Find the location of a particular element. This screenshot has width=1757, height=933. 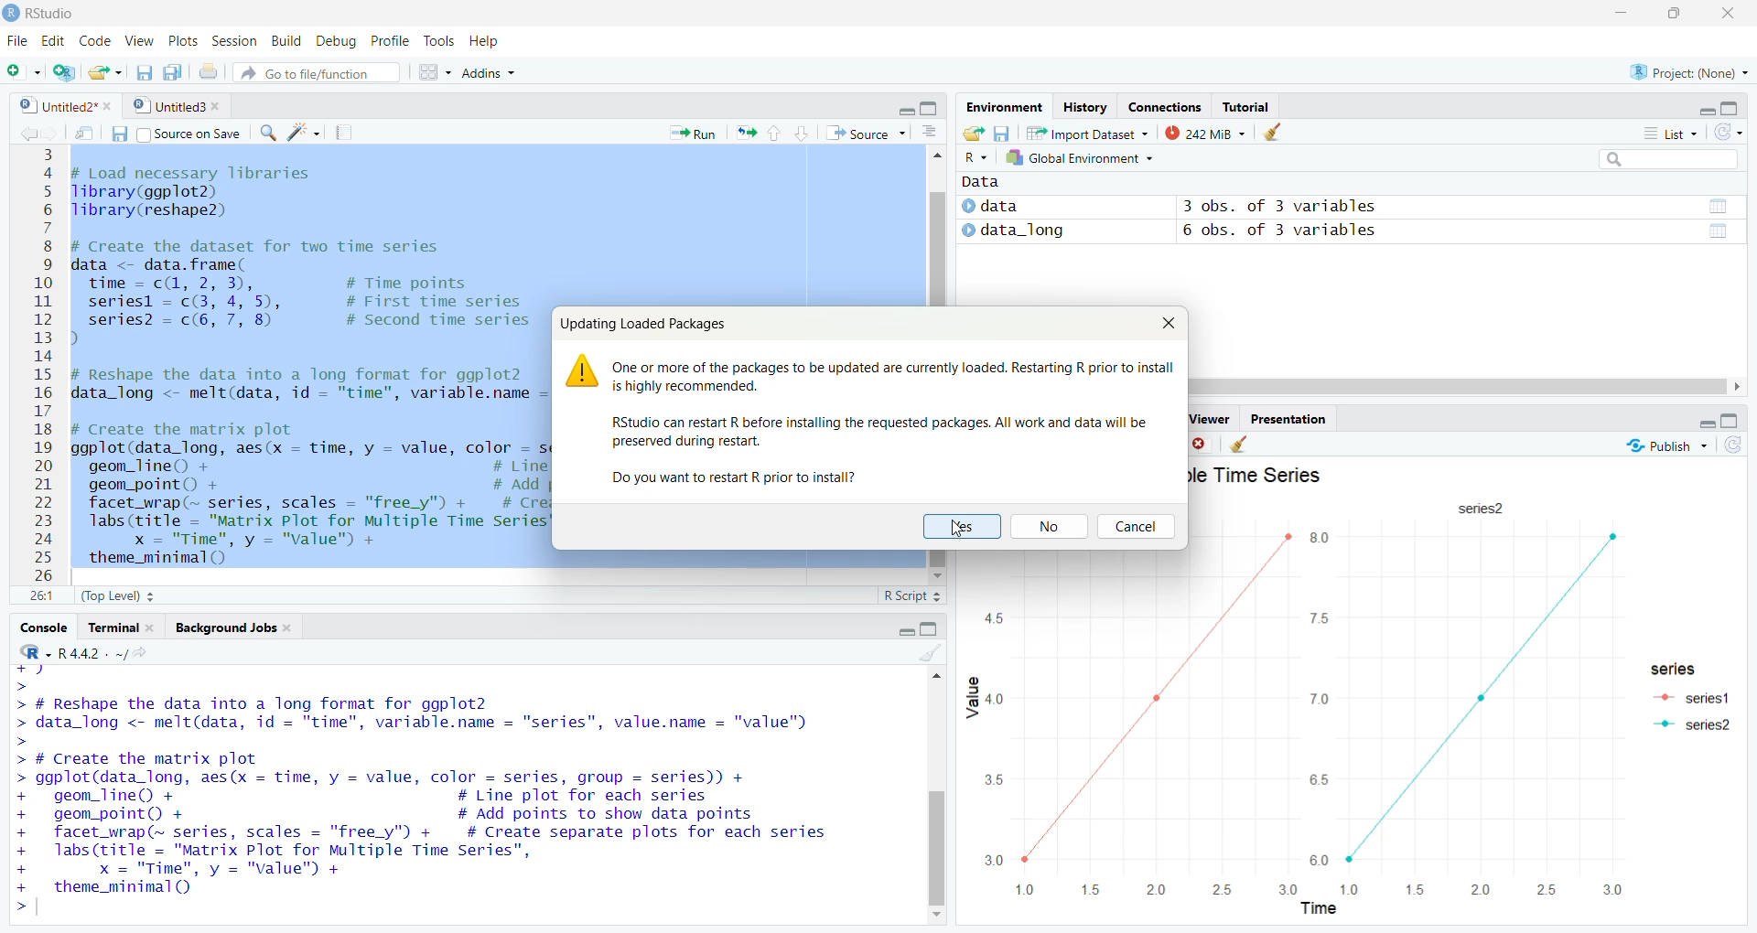

Profile is located at coordinates (393, 40).